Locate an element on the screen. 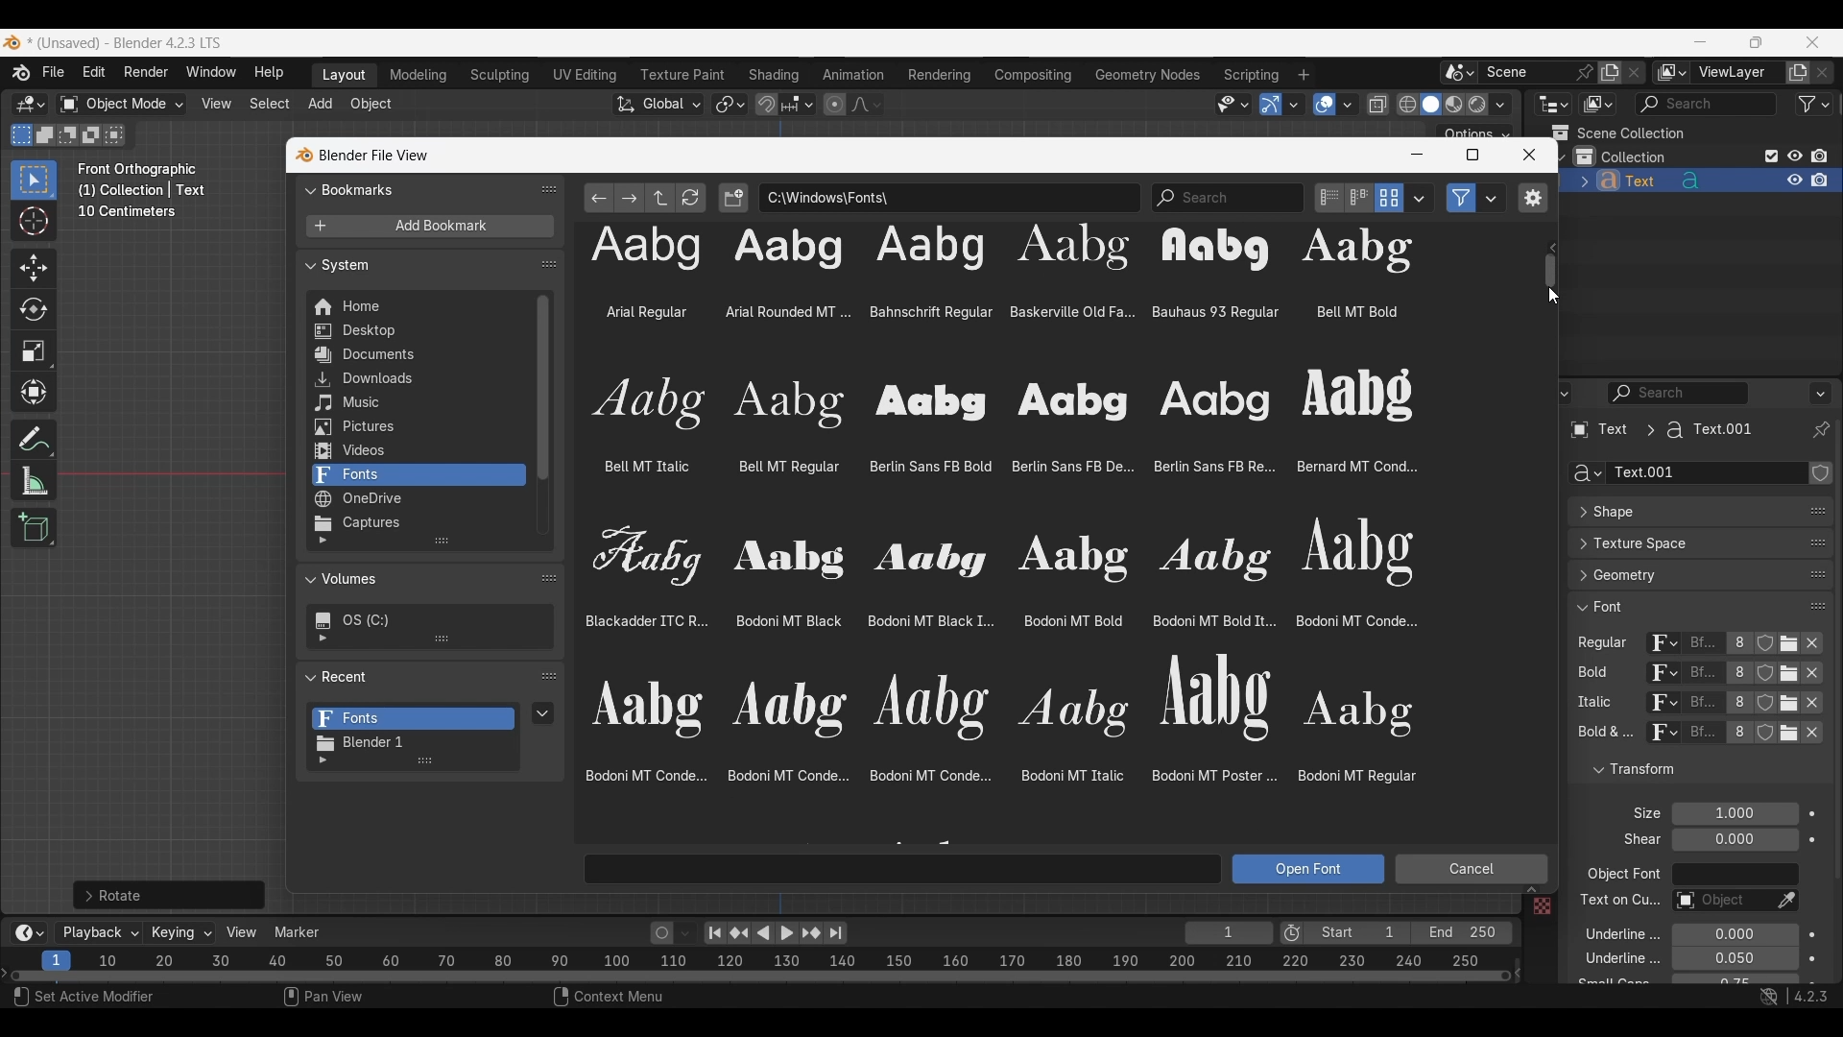  Exclude from view layer is located at coordinates (1772, 156).